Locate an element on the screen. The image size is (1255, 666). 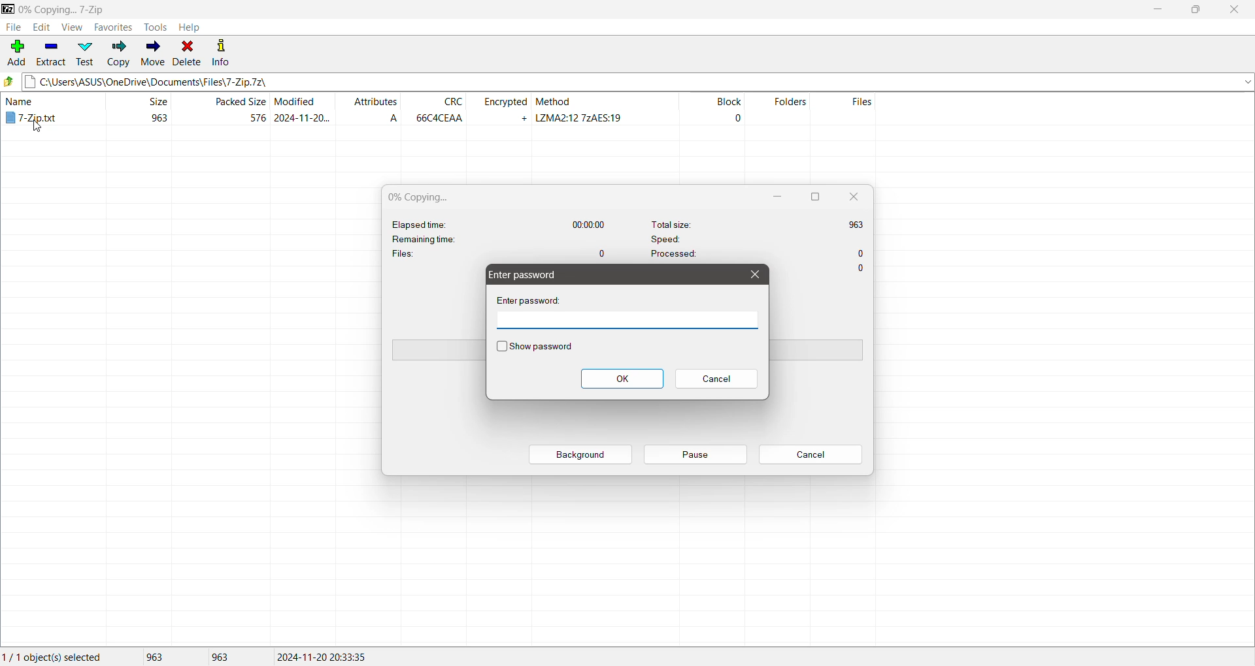
Enter password is located at coordinates (533, 300).